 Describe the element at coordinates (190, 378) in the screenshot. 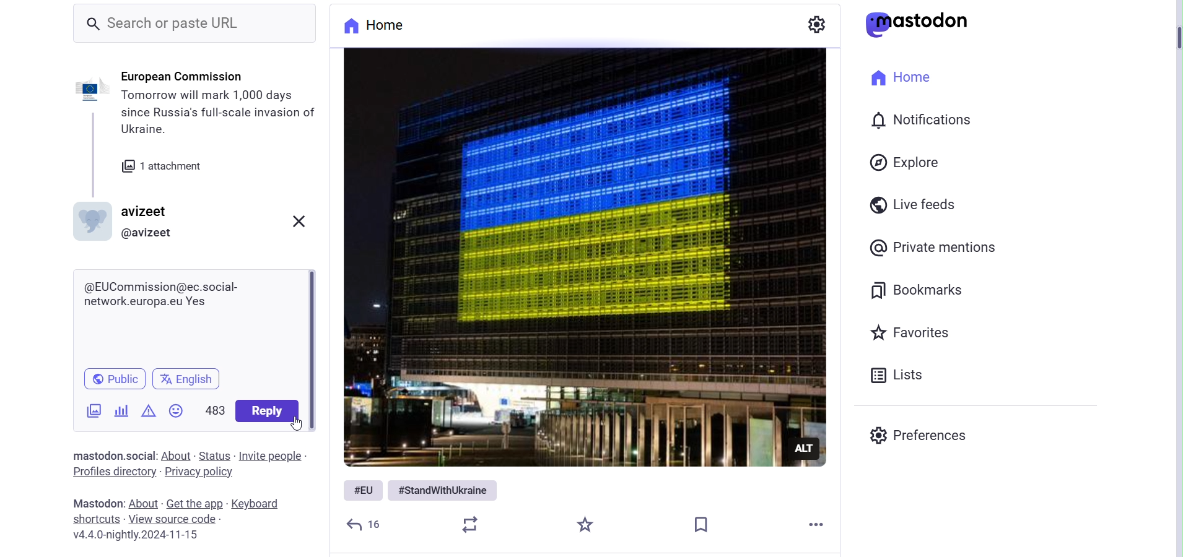

I see `Change Language` at that location.